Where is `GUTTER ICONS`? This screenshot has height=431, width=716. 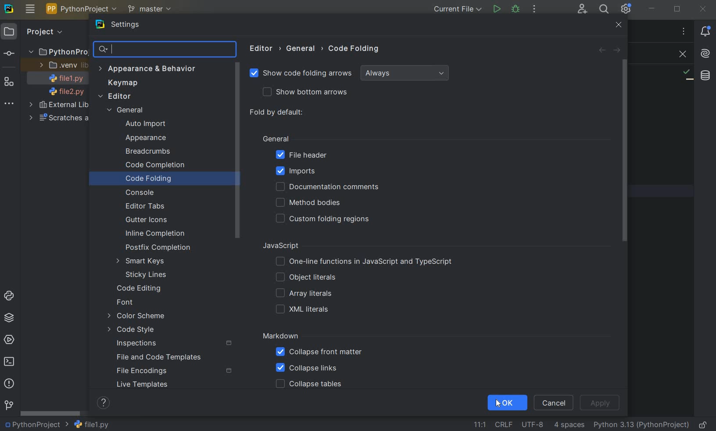
GUTTER ICONS is located at coordinates (149, 220).